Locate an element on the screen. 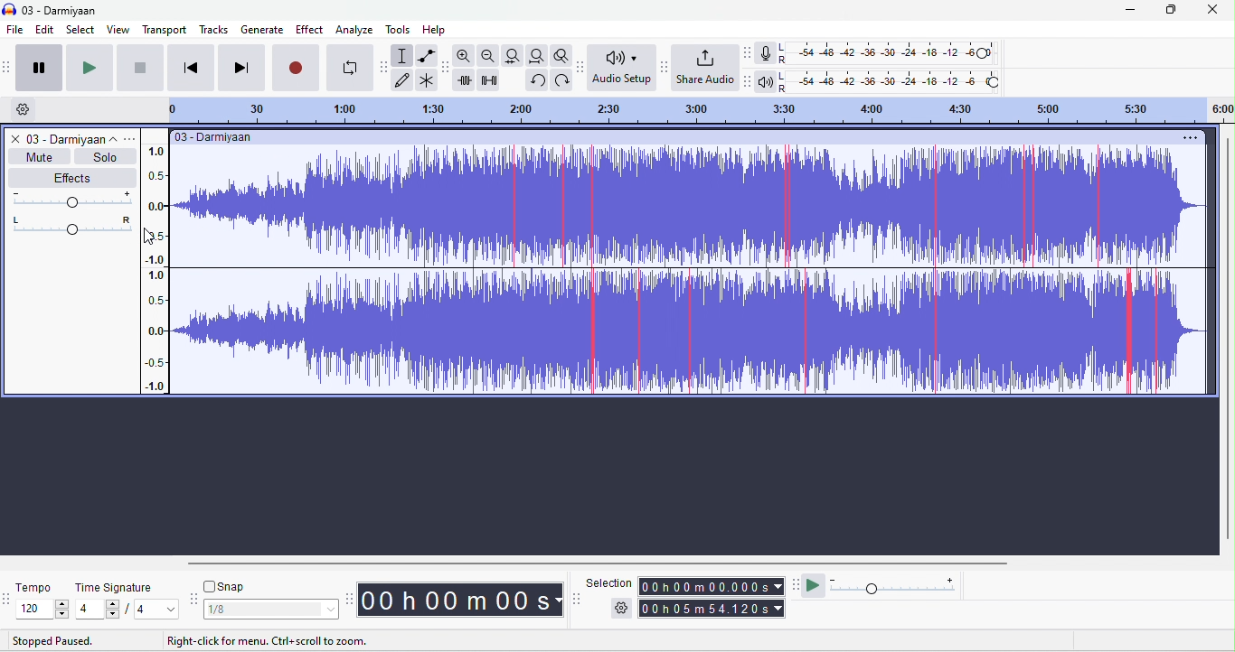 This screenshot has width=1235, height=652. tracks is located at coordinates (214, 30).